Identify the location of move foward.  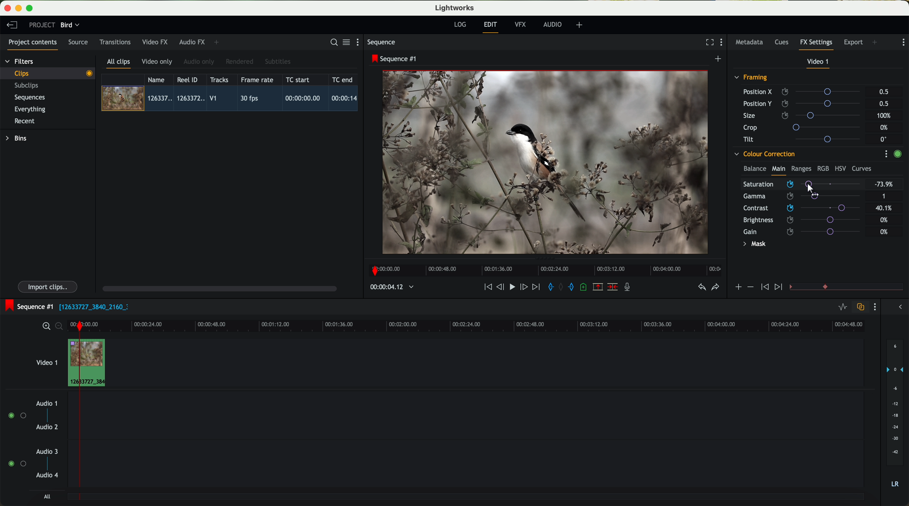
(536, 287).